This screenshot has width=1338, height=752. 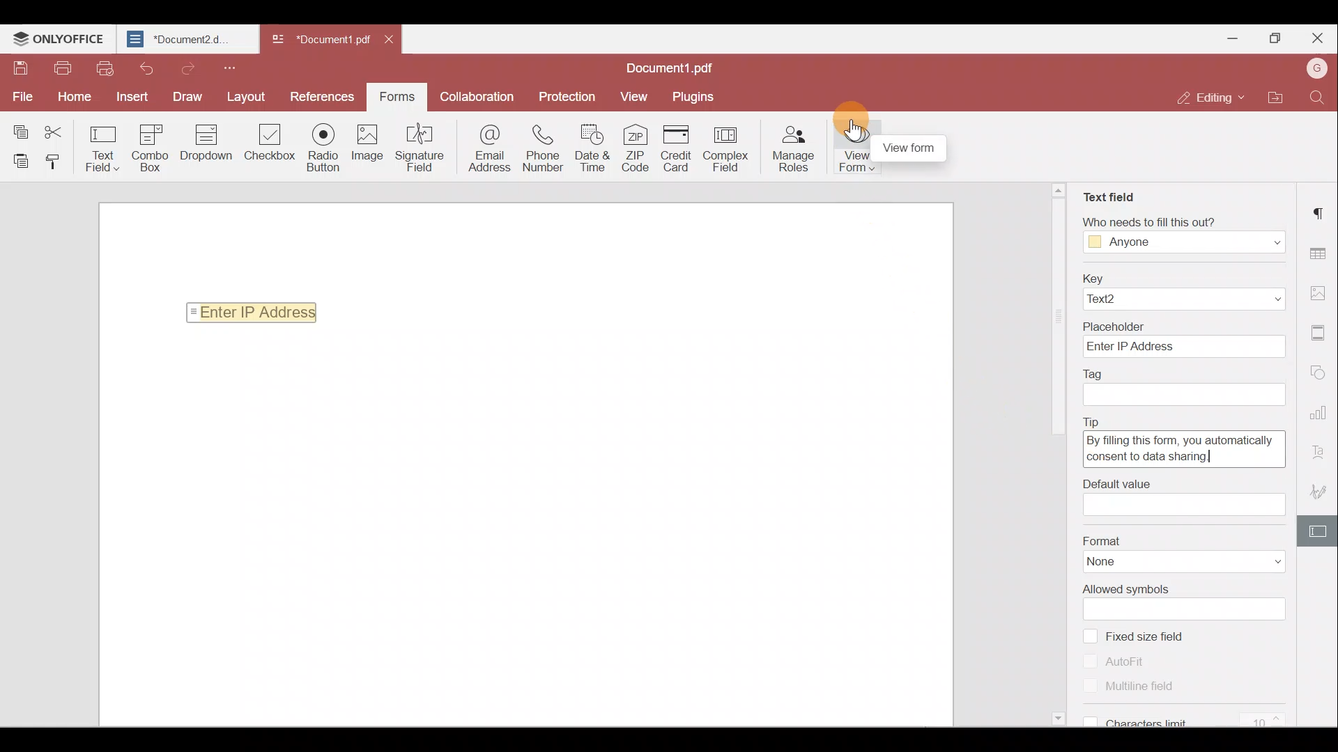 I want to click on Print file, so click(x=61, y=68).